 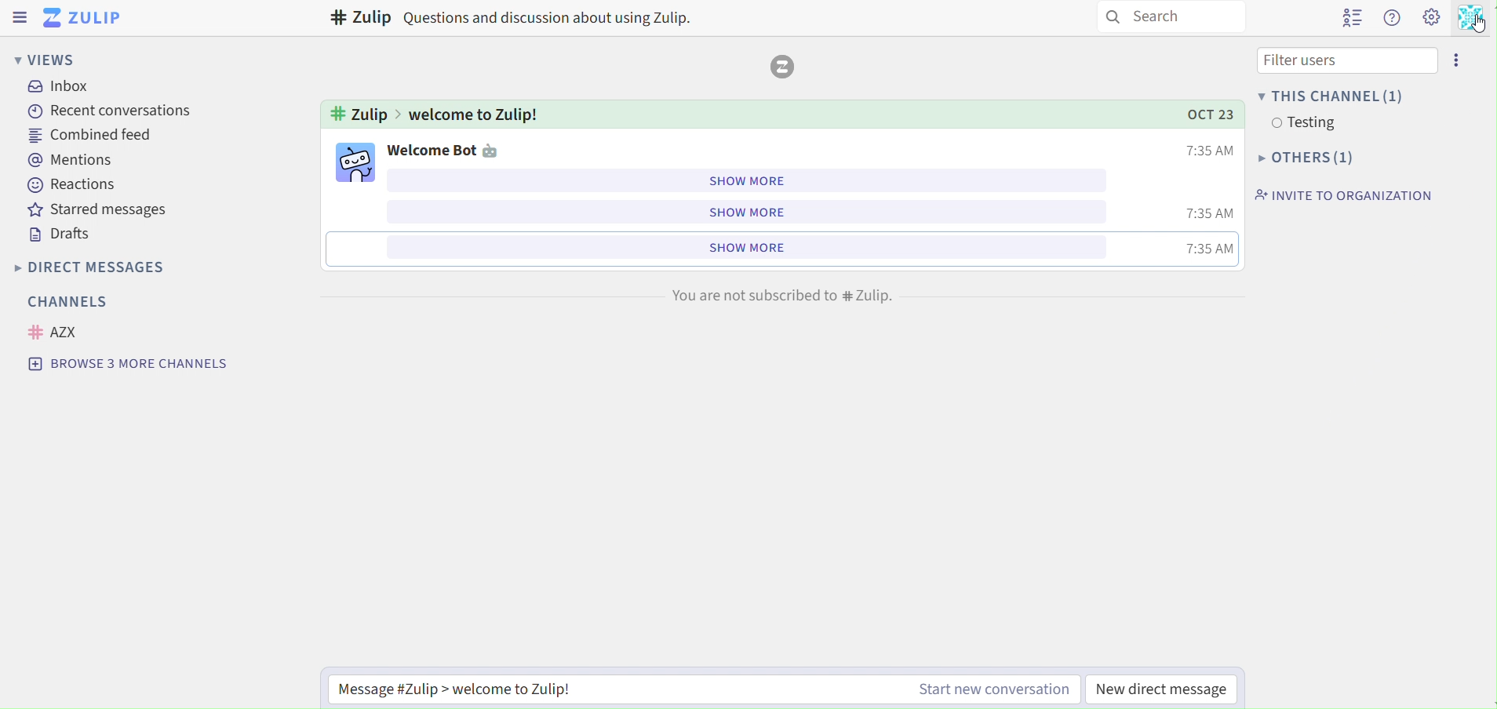 I want to click on this channel, so click(x=1330, y=95).